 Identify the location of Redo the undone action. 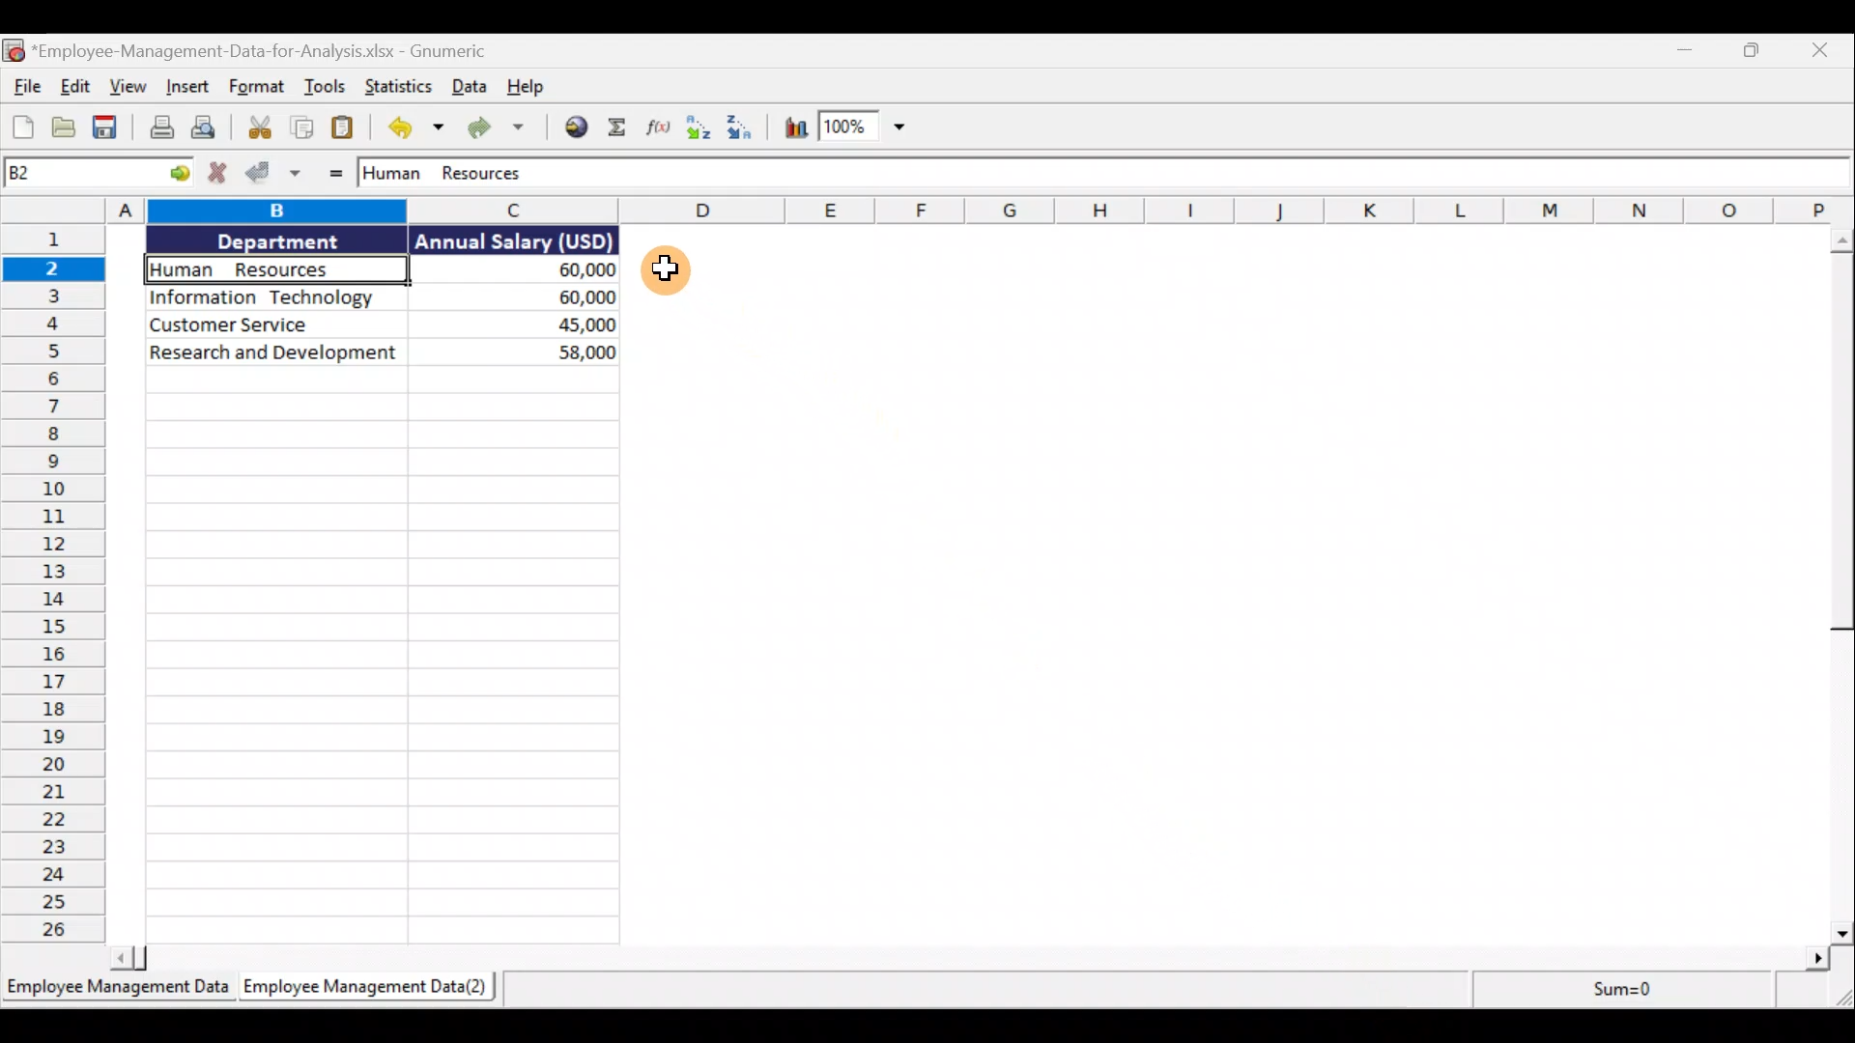
(503, 130).